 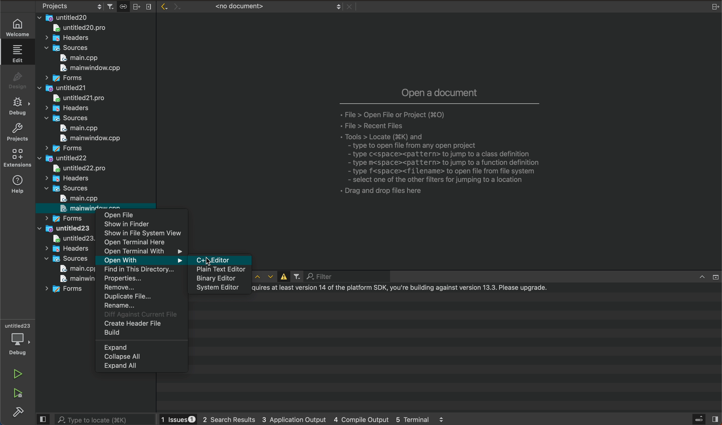 What do you see at coordinates (263, 277) in the screenshot?
I see `arrows` at bounding box center [263, 277].